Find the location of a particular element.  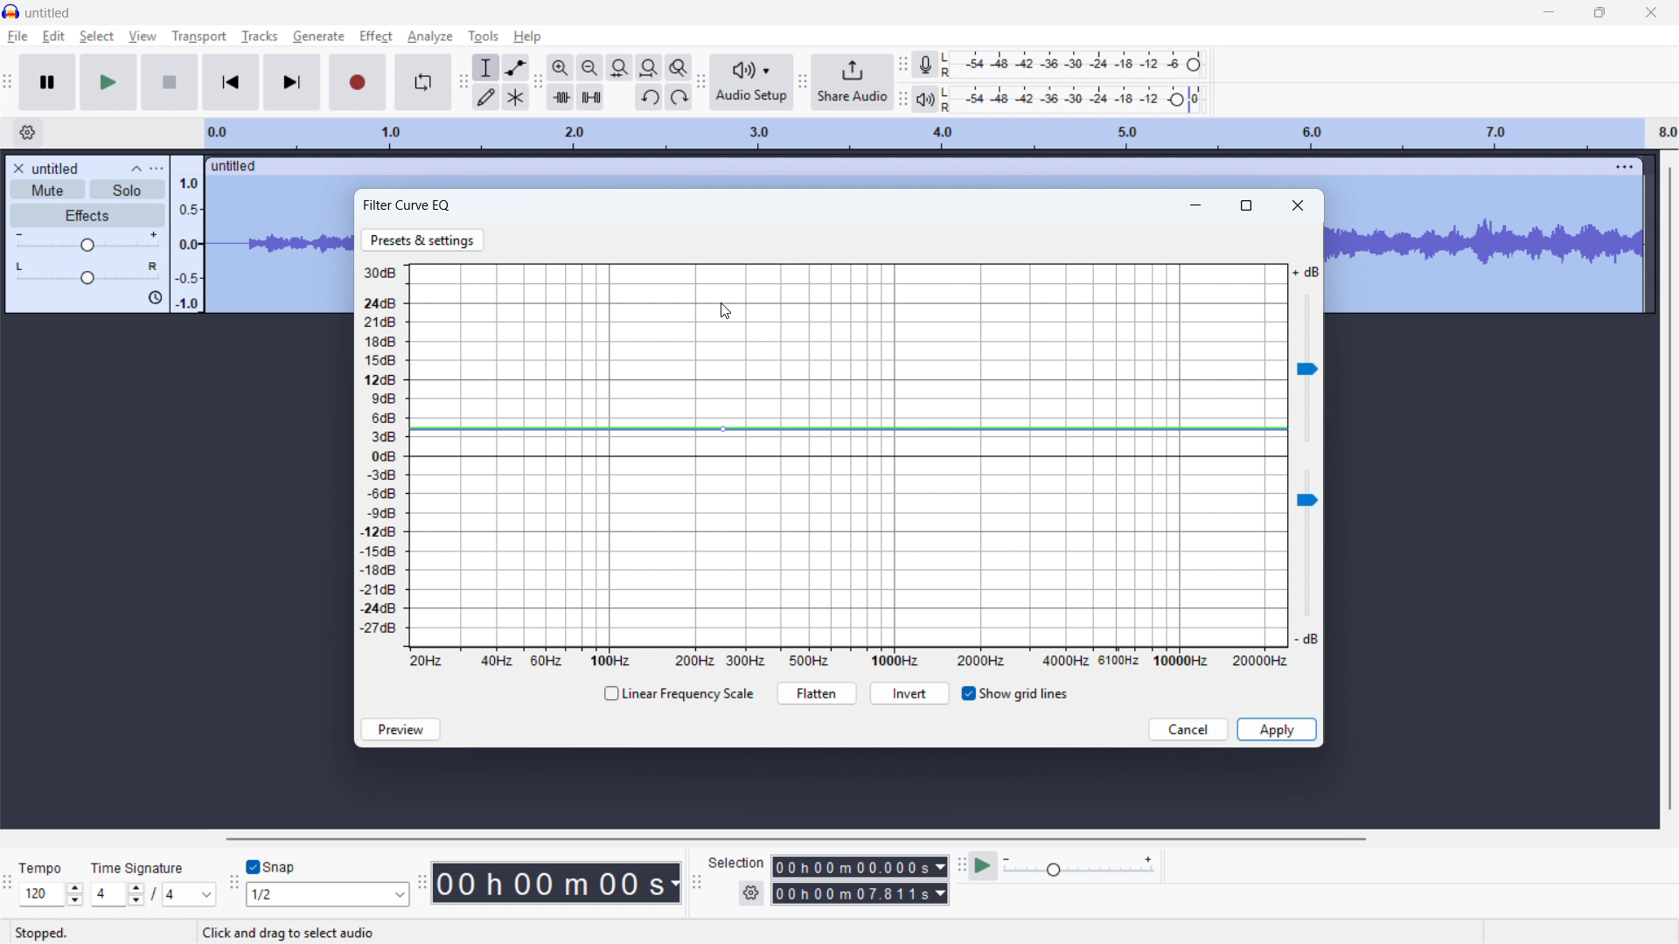

collapse is located at coordinates (136, 168).